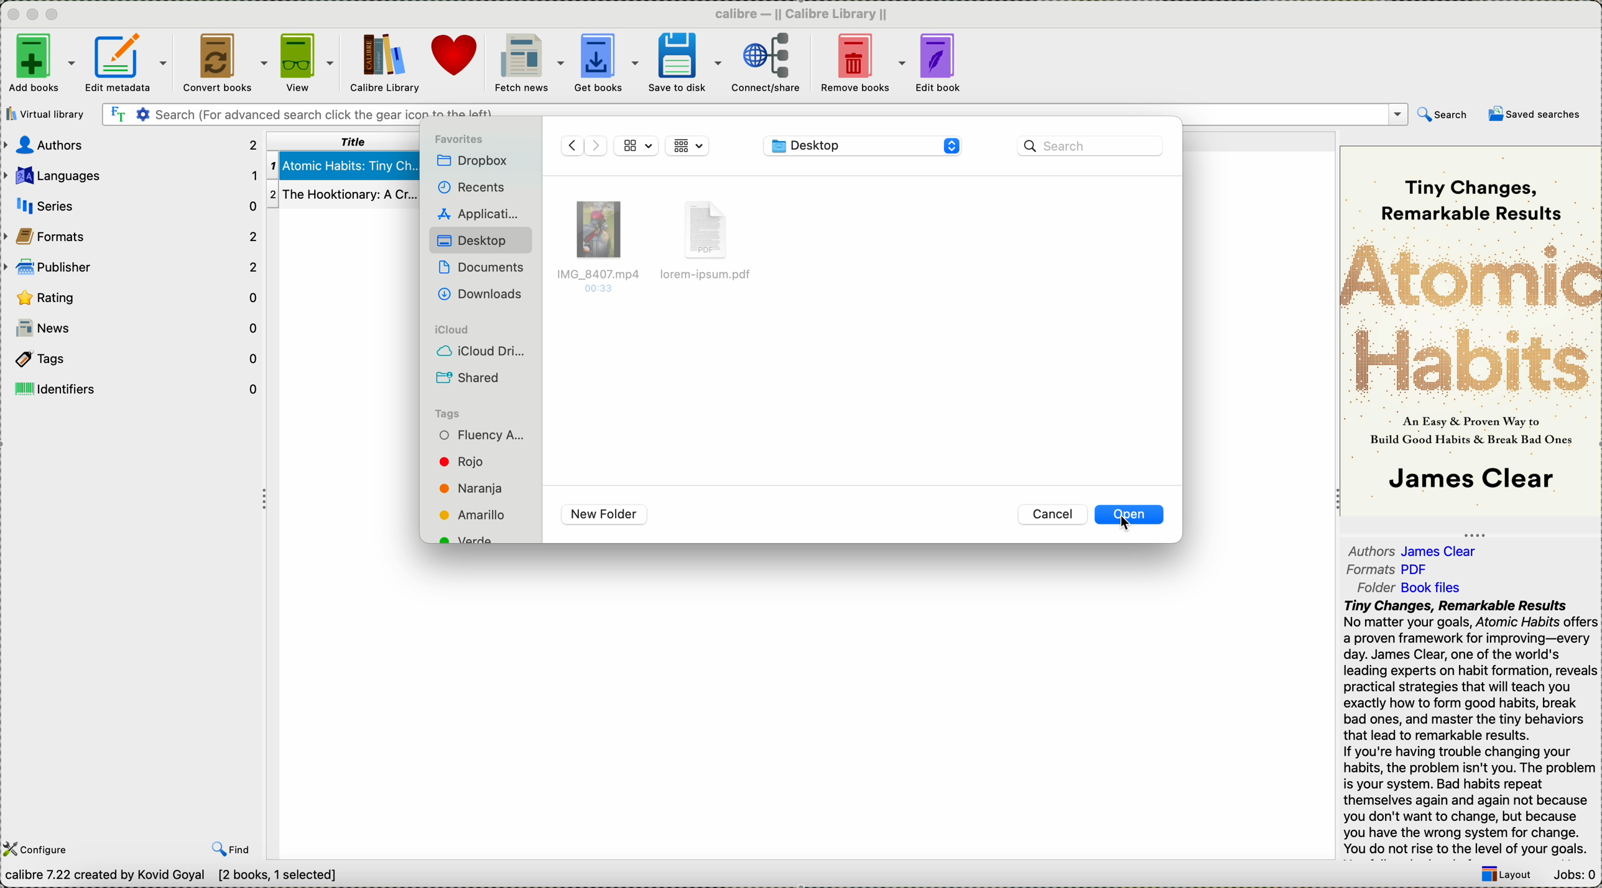  What do you see at coordinates (133, 236) in the screenshot?
I see `formats` at bounding box center [133, 236].